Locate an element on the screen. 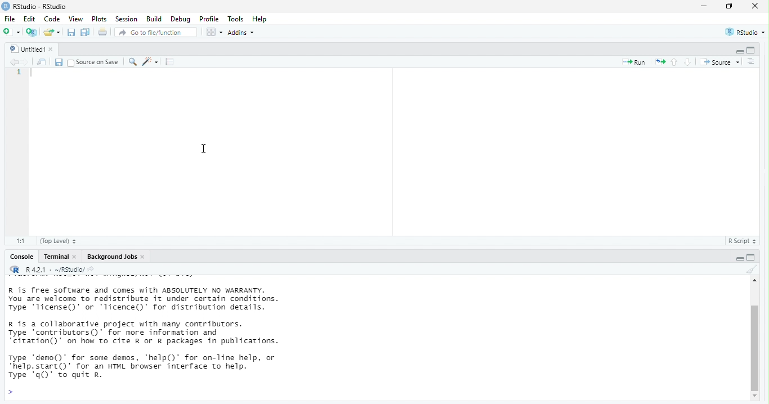  move up is located at coordinates (755, 279).